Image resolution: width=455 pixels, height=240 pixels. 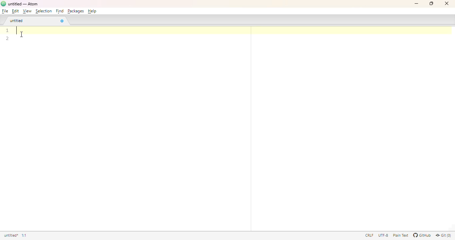 I want to click on find, so click(x=60, y=11).